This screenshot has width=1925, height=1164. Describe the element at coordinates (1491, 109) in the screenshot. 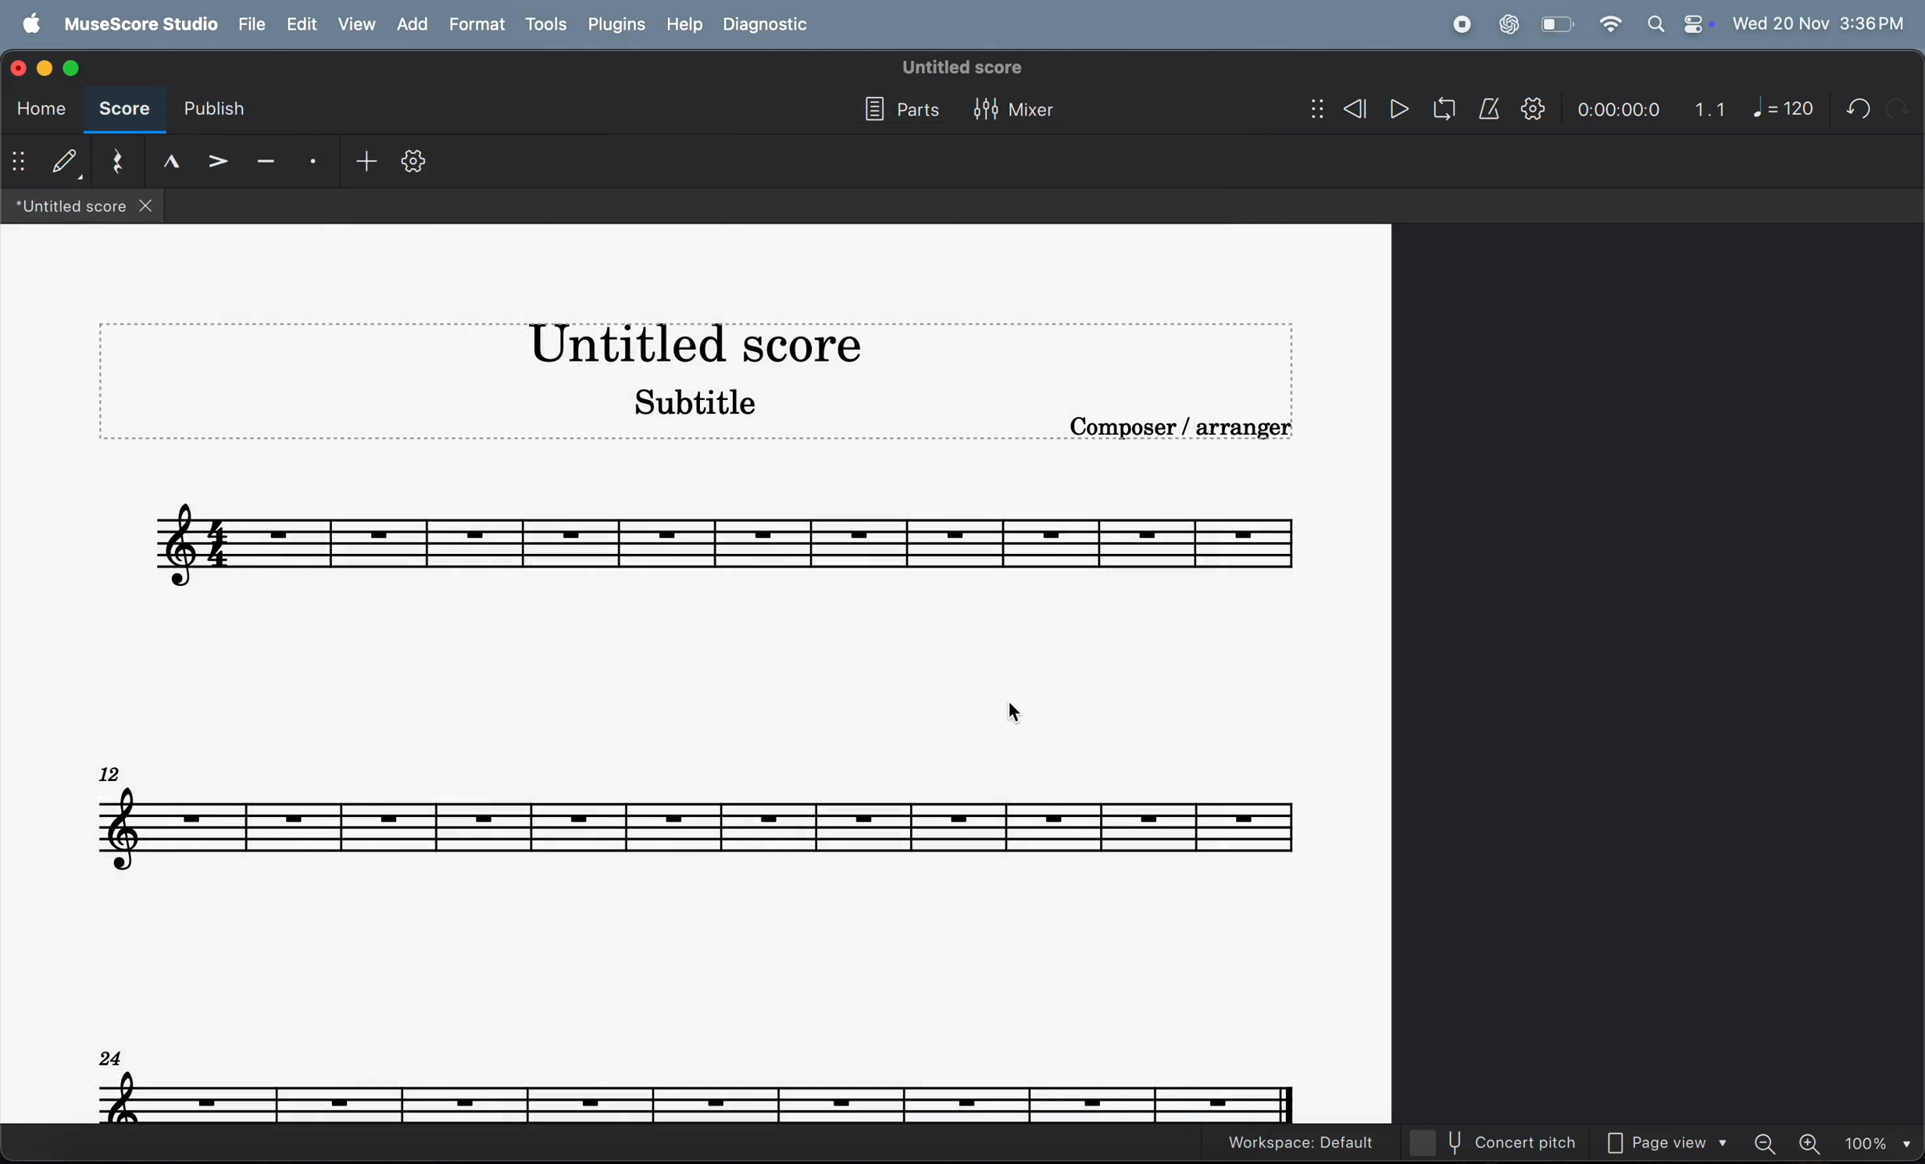

I see `metronome` at that location.